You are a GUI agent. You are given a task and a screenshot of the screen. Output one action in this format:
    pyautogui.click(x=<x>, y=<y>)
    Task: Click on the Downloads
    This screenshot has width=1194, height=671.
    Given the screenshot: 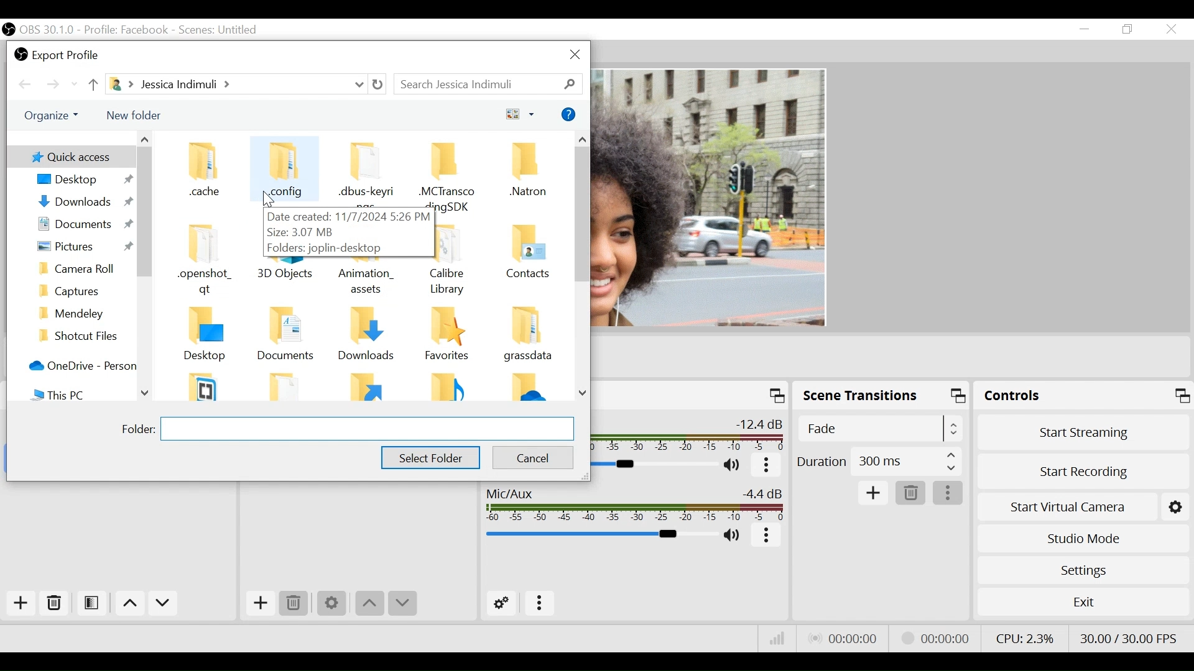 What is the action you would take?
    pyautogui.click(x=81, y=202)
    